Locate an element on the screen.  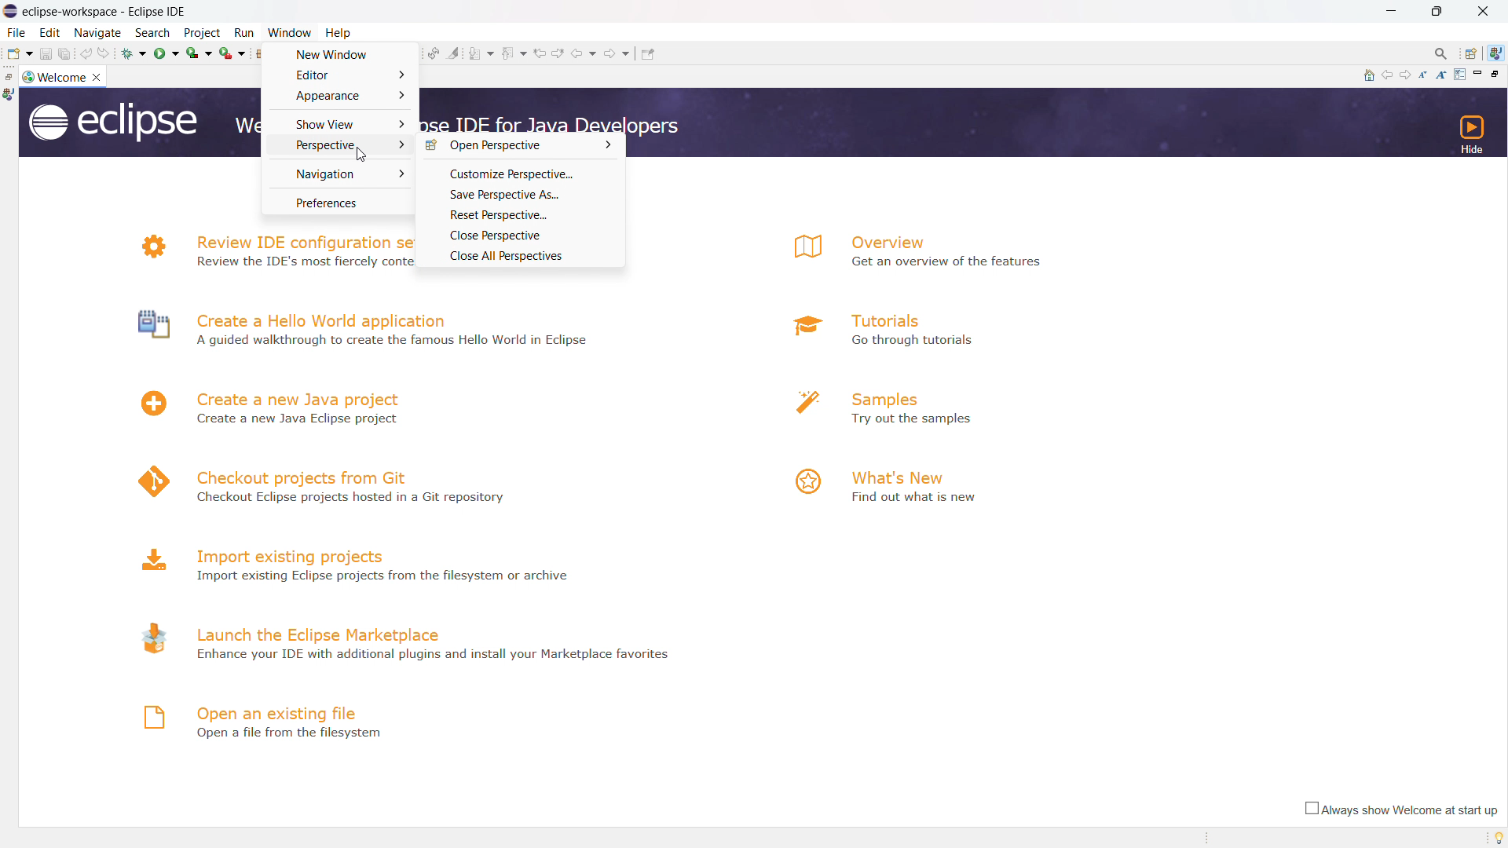
tip of the day is located at coordinates (1494, 837).